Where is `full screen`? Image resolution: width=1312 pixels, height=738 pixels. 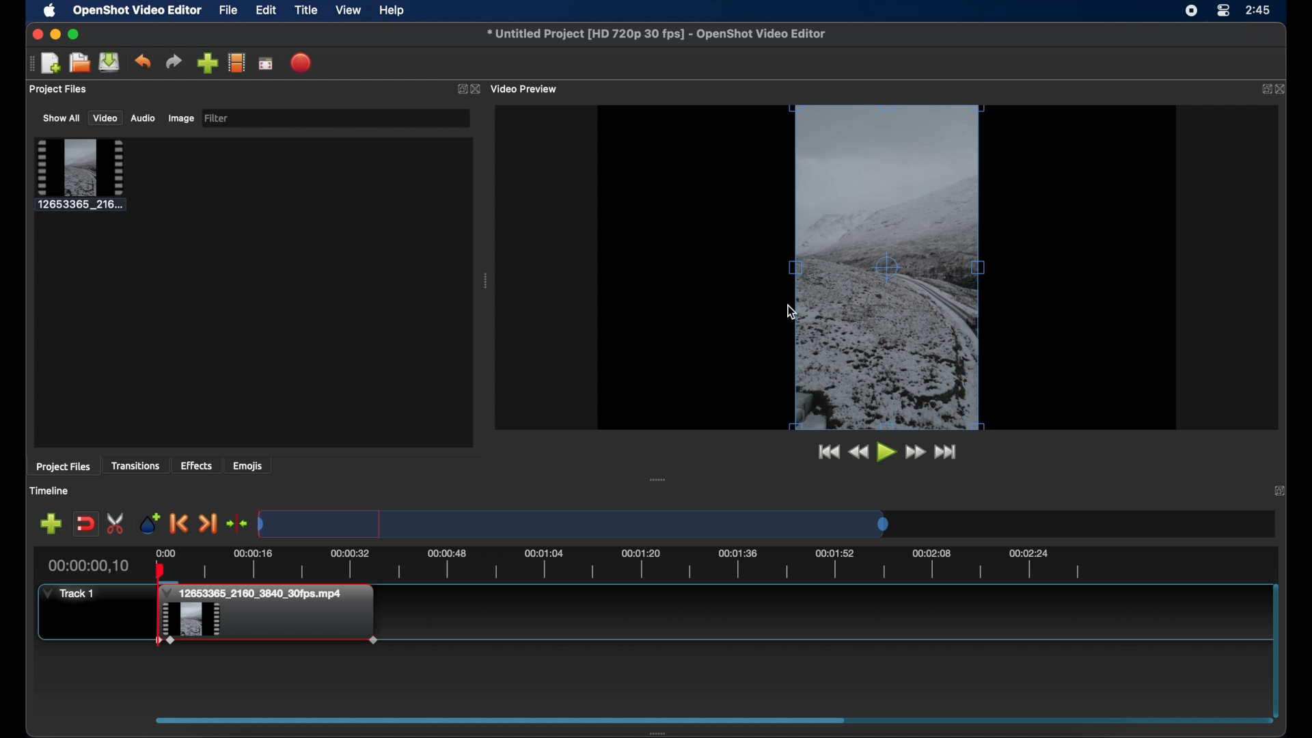
full screen is located at coordinates (266, 64).